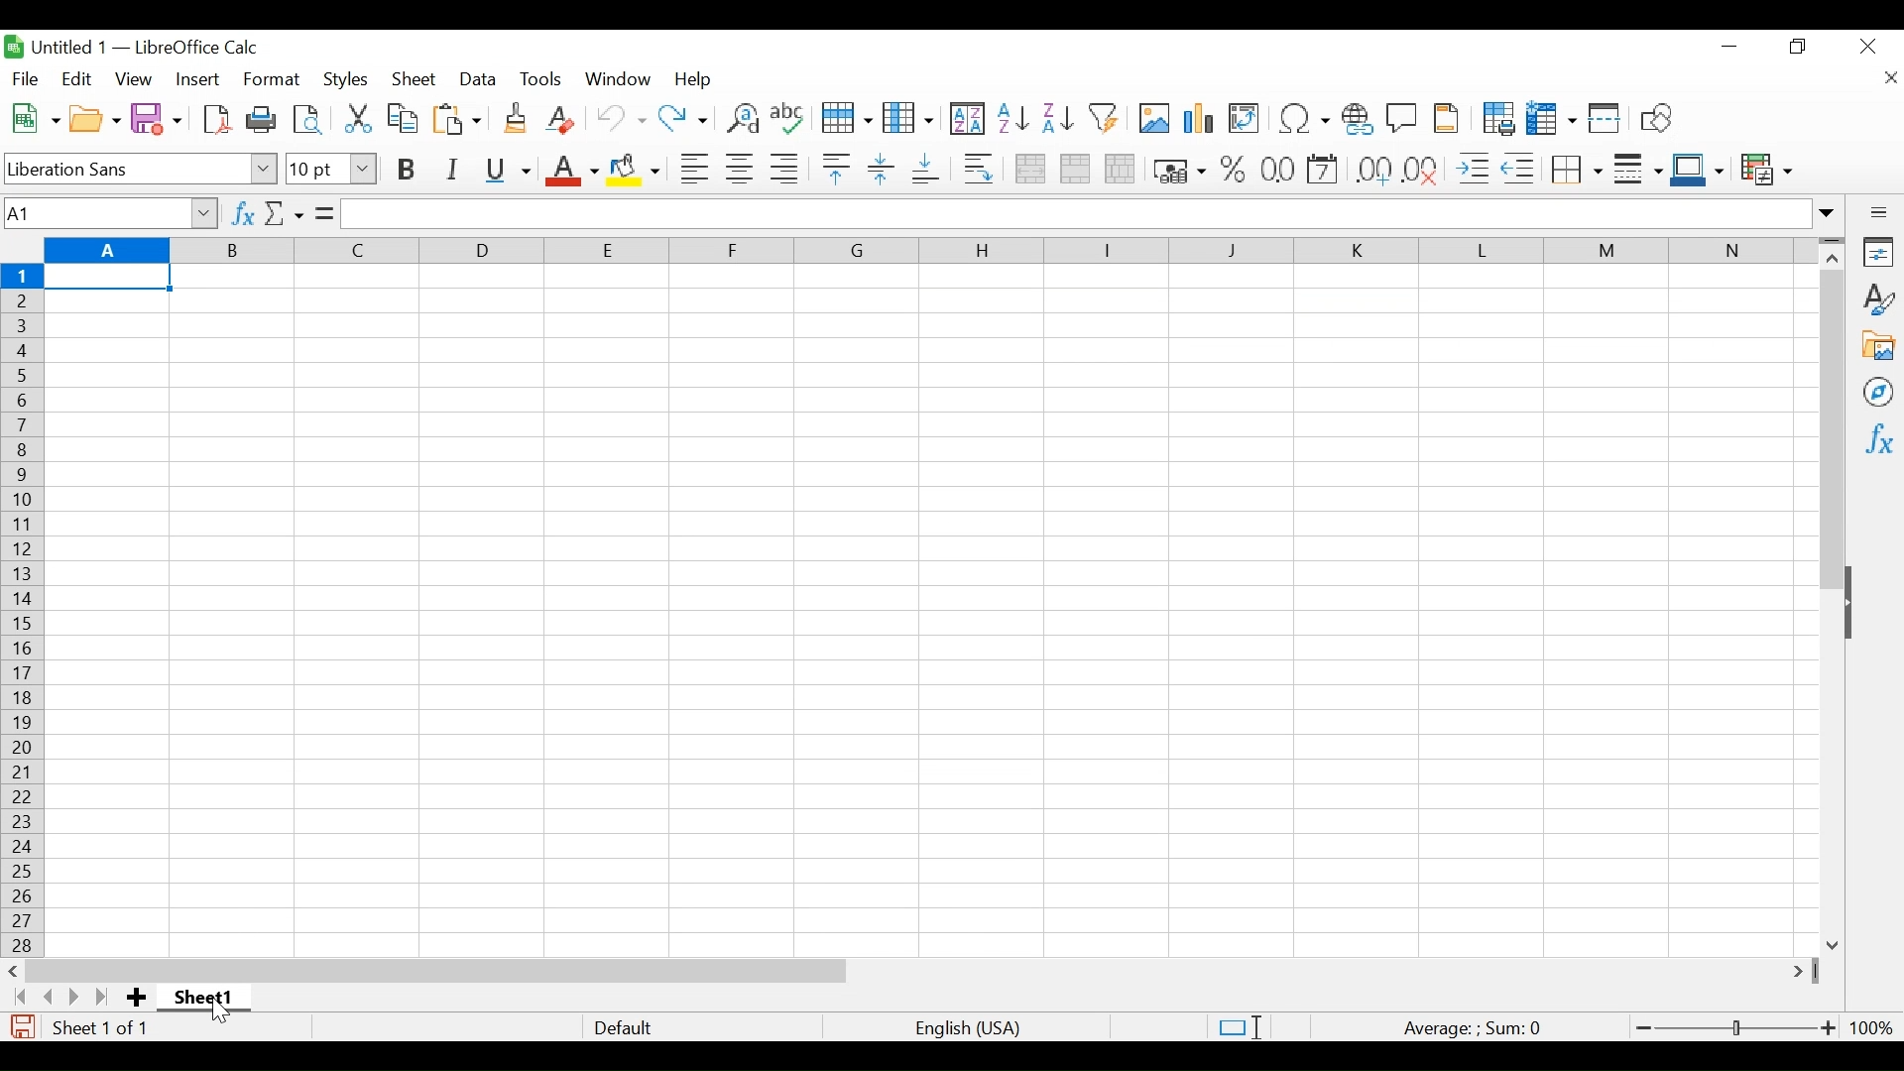 The height and width of the screenshot is (1071, 1904). I want to click on format as Date, so click(1324, 172).